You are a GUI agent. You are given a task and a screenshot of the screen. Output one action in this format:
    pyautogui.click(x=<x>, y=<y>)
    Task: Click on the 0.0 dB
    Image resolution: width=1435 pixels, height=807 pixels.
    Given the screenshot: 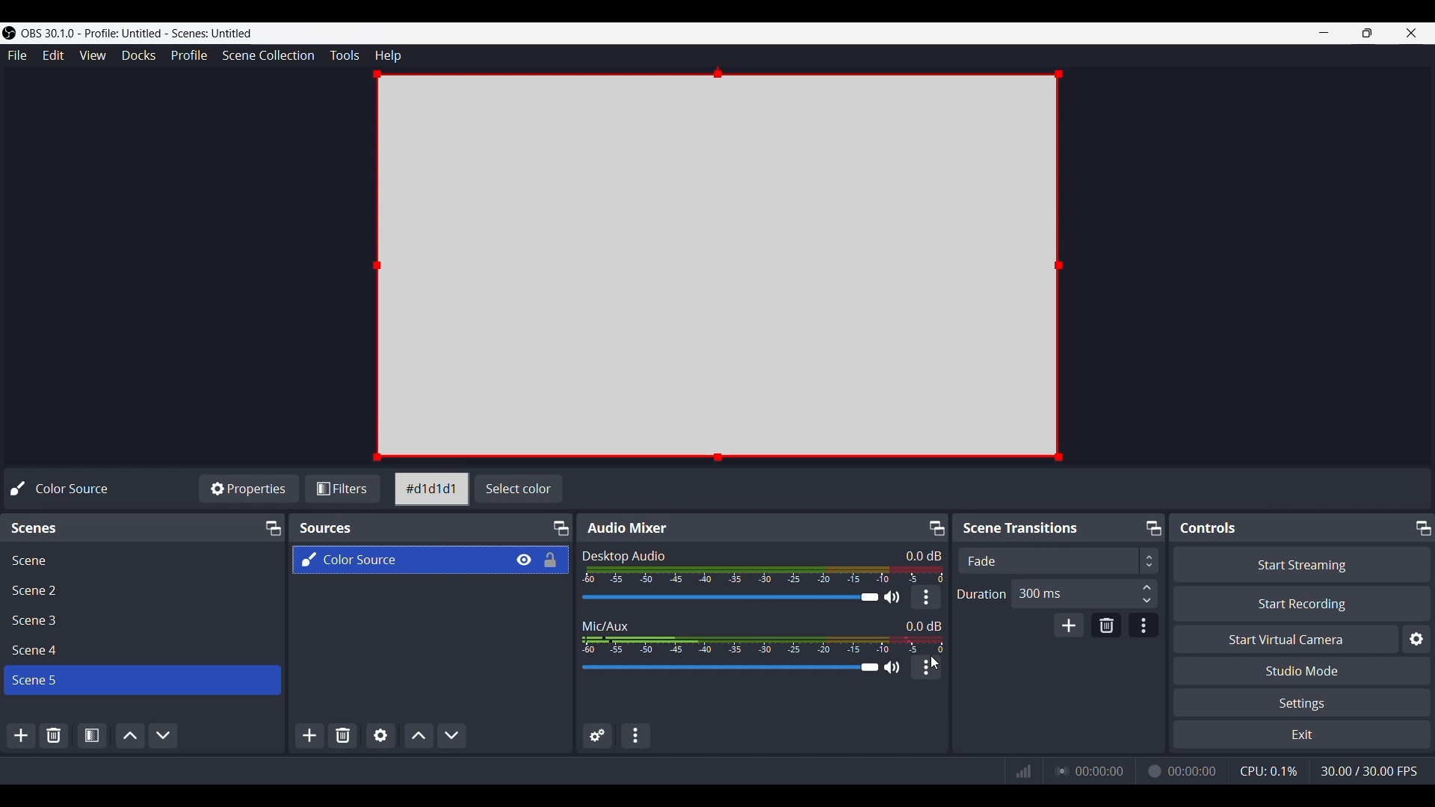 What is the action you would take?
    pyautogui.click(x=922, y=625)
    